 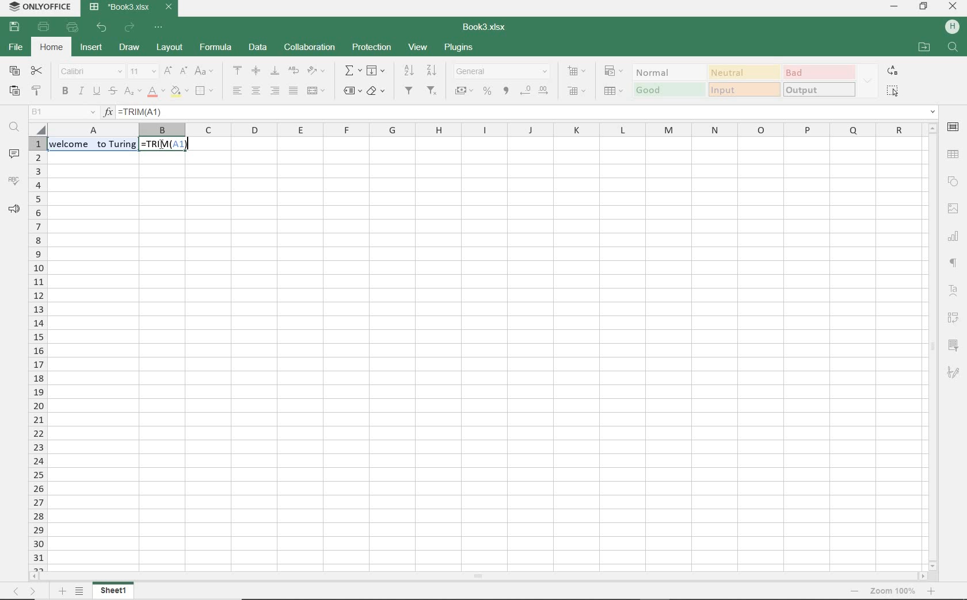 What do you see at coordinates (142, 71) in the screenshot?
I see `font size` at bounding box center [142, 71].